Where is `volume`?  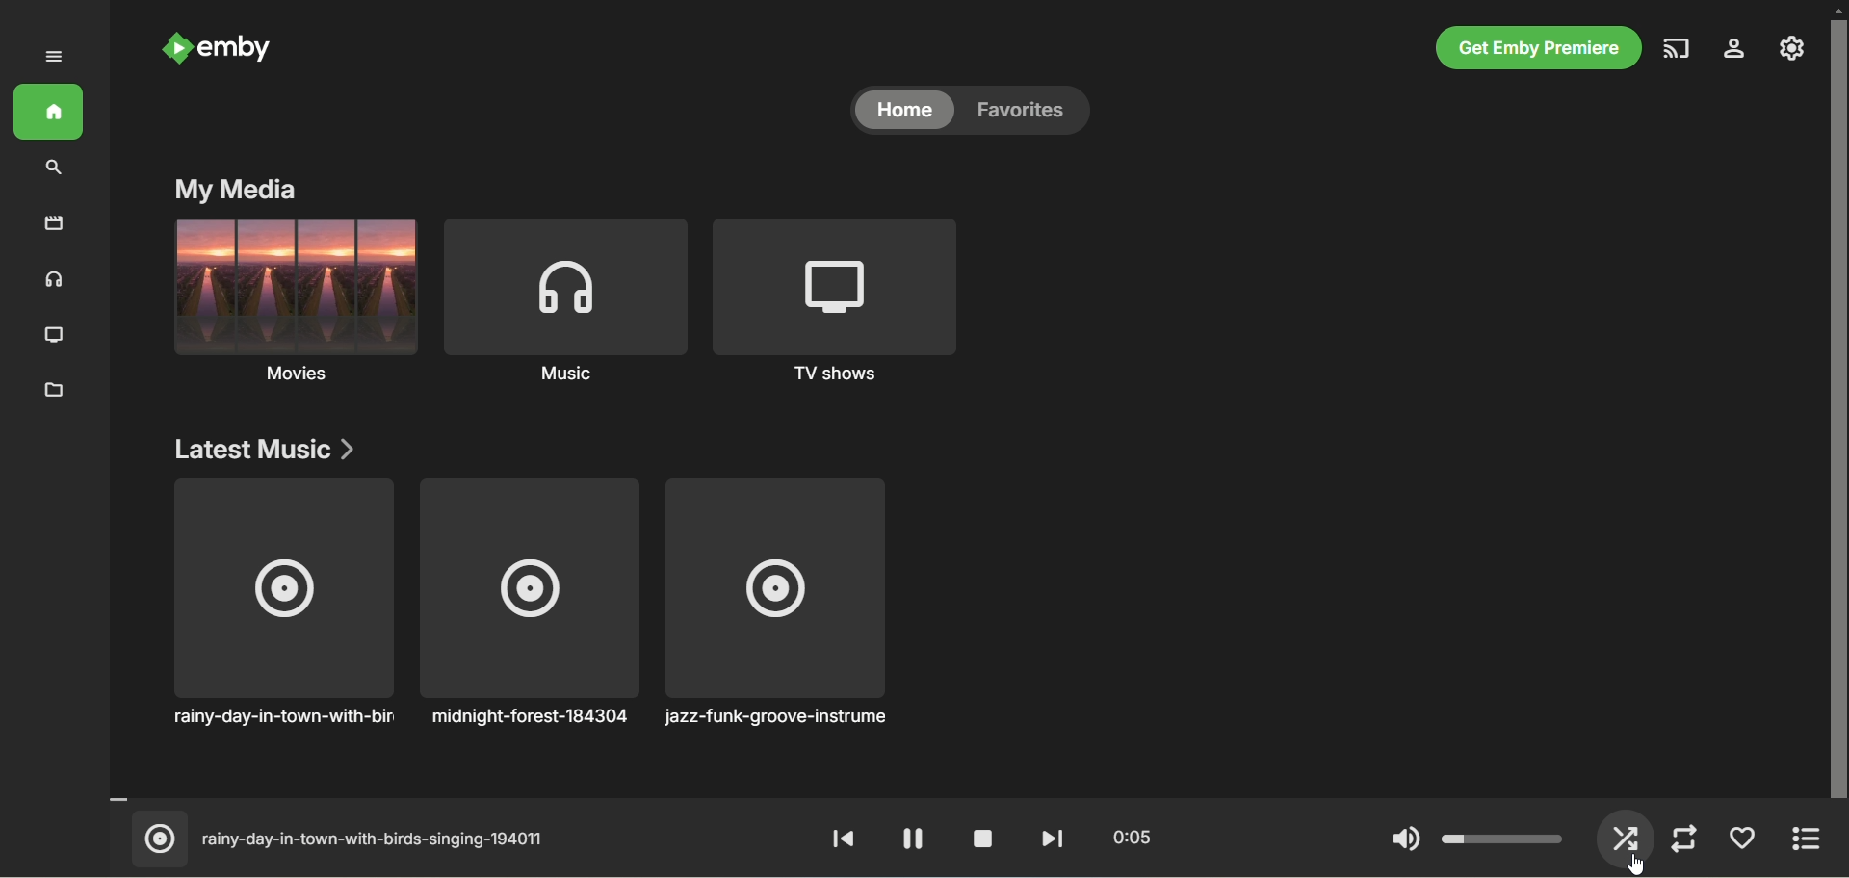 volume is located at coordinates (1471, 837).